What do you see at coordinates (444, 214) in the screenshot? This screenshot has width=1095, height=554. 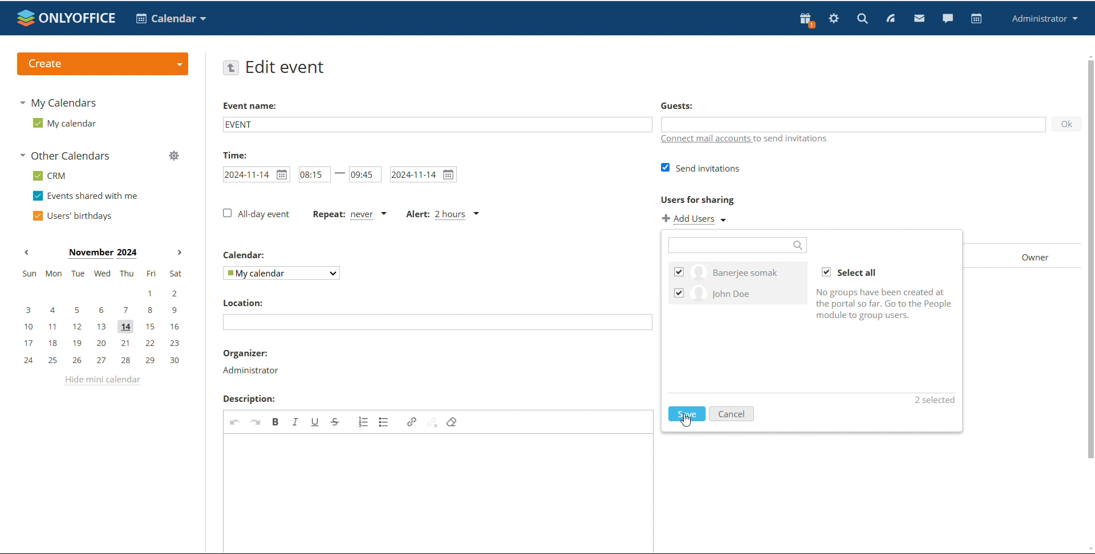 I see `alert type` at bounding box center [444, 214].